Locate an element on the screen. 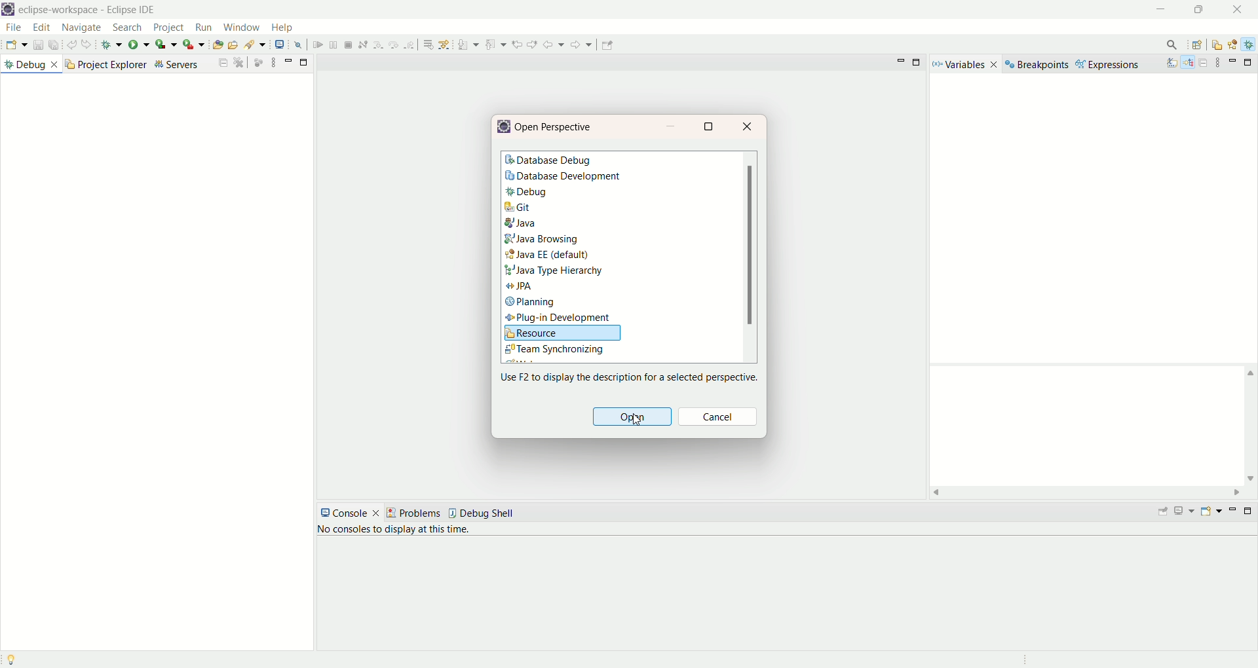 Image resolution: width=1258 pixels, height=668 pixels. cursor is located at coordinates (636, 423).